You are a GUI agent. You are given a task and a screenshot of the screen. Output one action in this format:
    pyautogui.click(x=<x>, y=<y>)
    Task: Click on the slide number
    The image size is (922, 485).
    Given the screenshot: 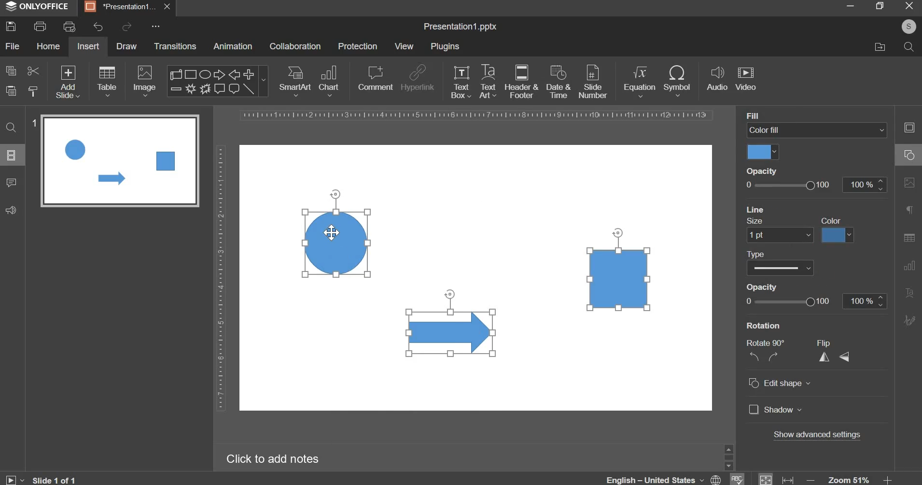 What is the action you would take?
    pyautogui.click(x=592, y=81)
    